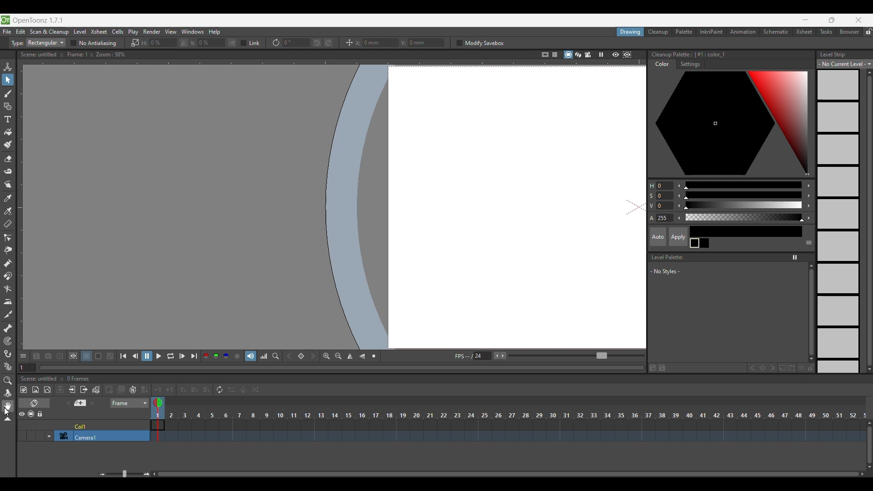 Image resolution: width=873 pixels, height=491 pixels. Describe the element at coordinates (553, 55) in the screenshot. I see `=§-1` at that location.